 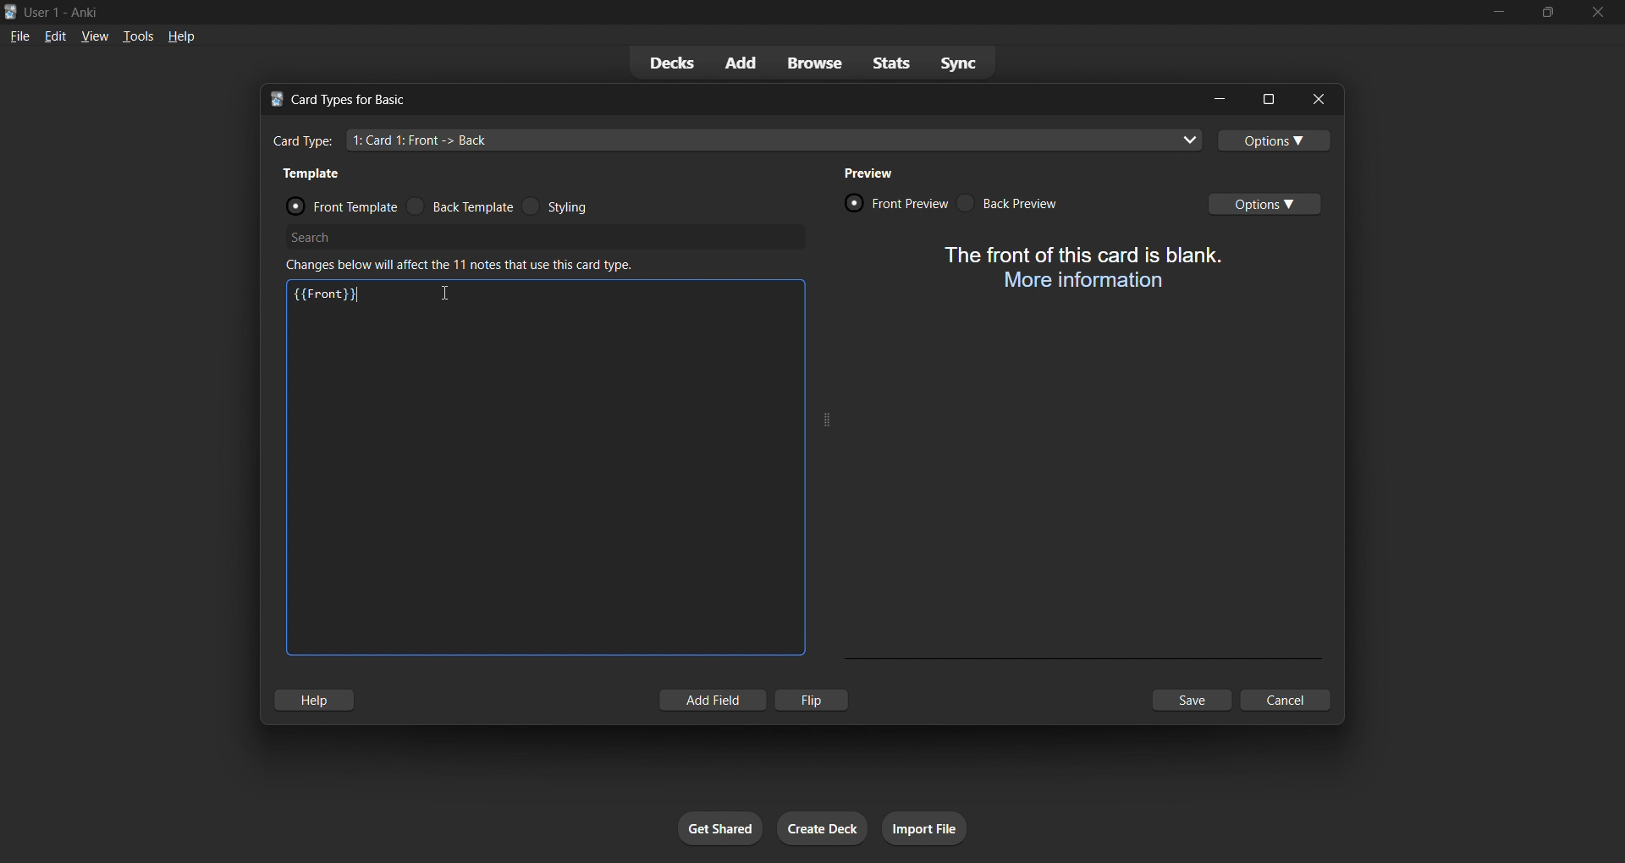 What do you see at coordinates (822, 827) in the screenshot?
I see ` create deck` at bounding box center [822, 827].